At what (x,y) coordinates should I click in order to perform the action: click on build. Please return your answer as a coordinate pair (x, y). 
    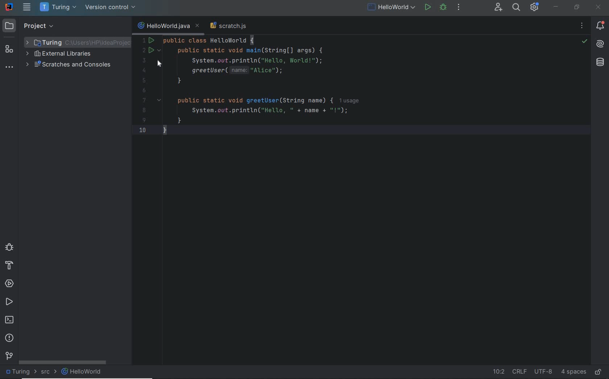
    Looking at the image, I should click on (8, 266).